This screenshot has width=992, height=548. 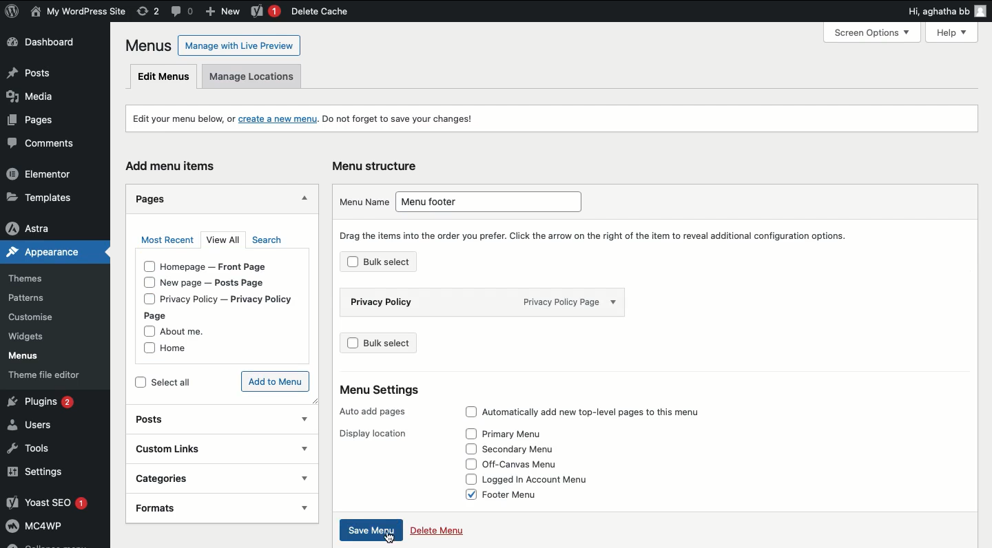 I want to click on show, so click(x=304, y=420).